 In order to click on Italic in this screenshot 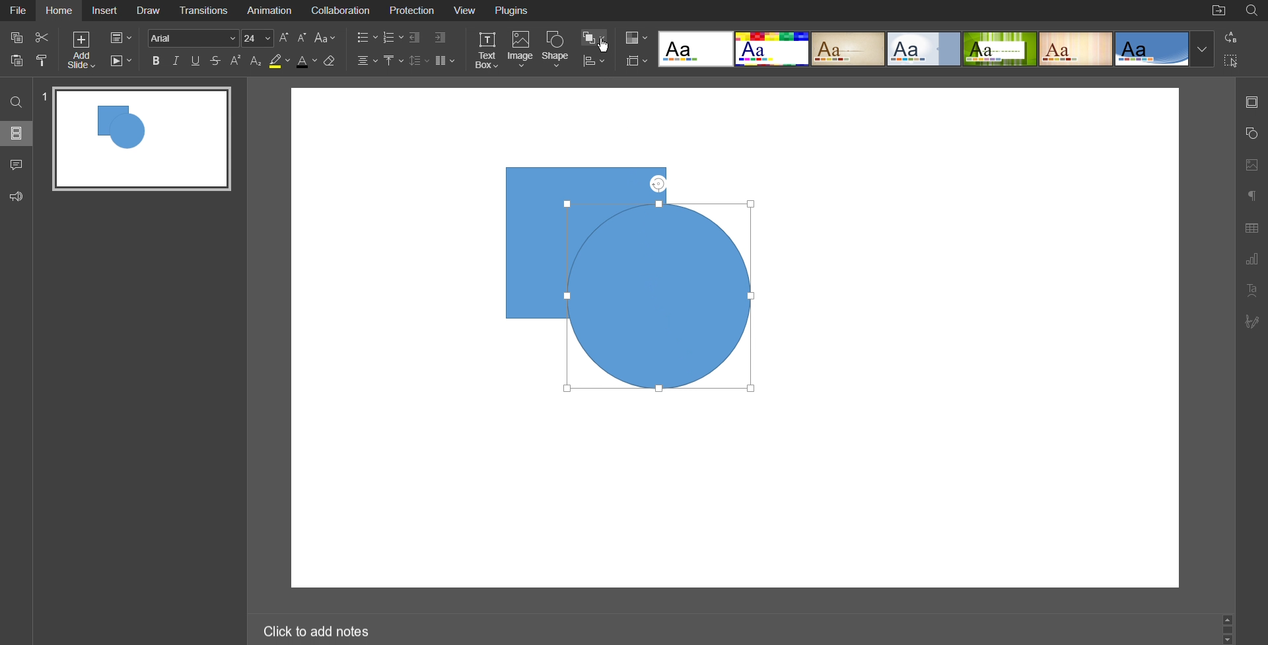, I will do `click(177, 61)`.